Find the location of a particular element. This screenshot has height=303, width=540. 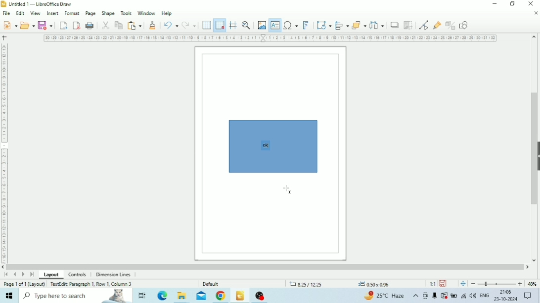

Task View is located at coordinates (141, 296).